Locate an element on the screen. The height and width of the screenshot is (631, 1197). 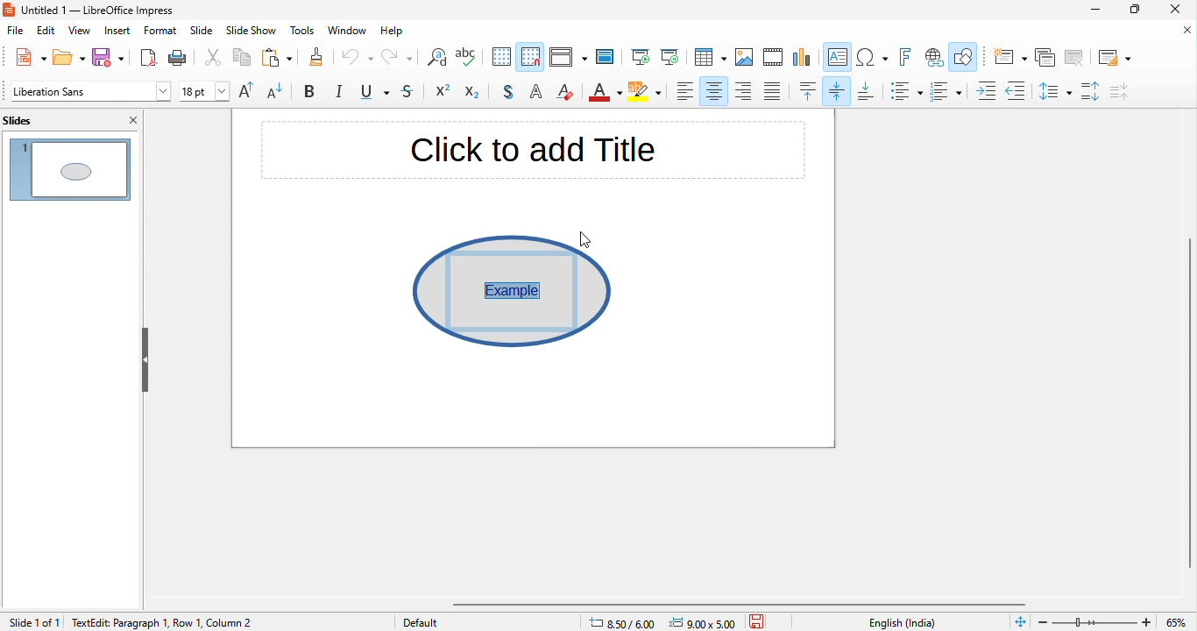
cut is located at coordinates (214, 60).